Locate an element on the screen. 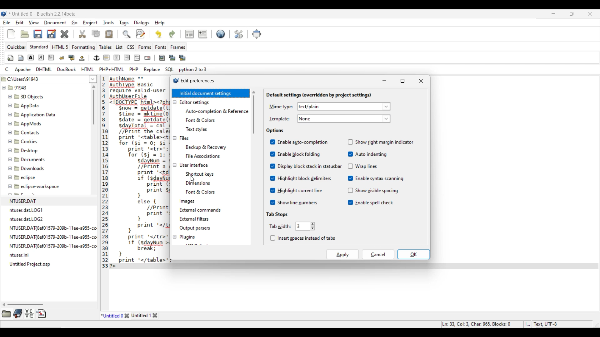  Code alnguage options is located at coordinates (106, 69).